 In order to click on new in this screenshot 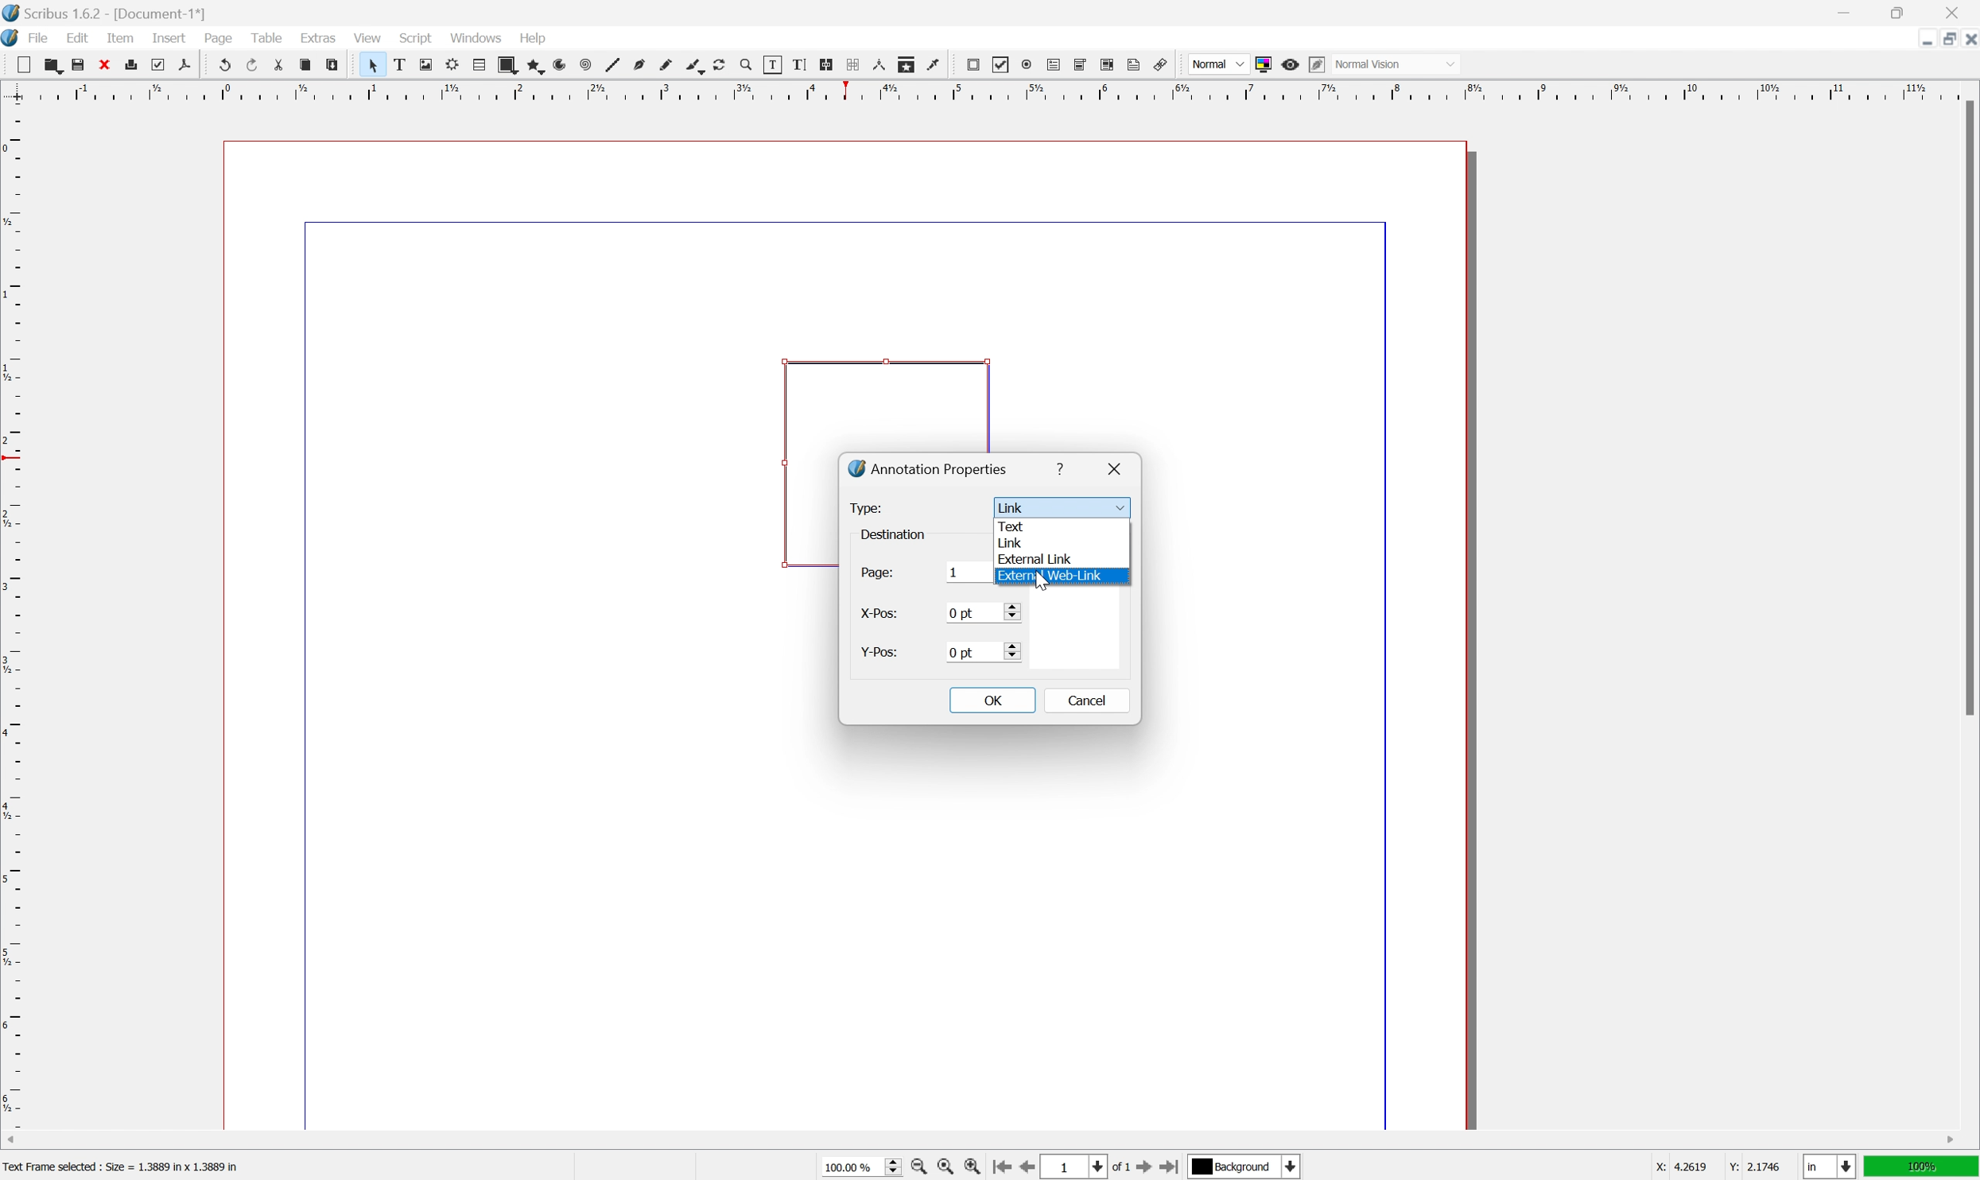, I will do `click(23, 64)`.